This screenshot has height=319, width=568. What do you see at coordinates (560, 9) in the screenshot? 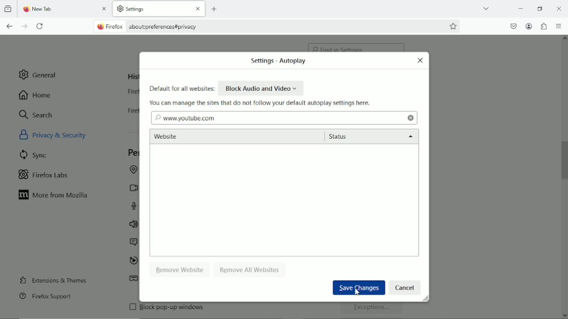
I see `Close` at bounding box center [560, 9].